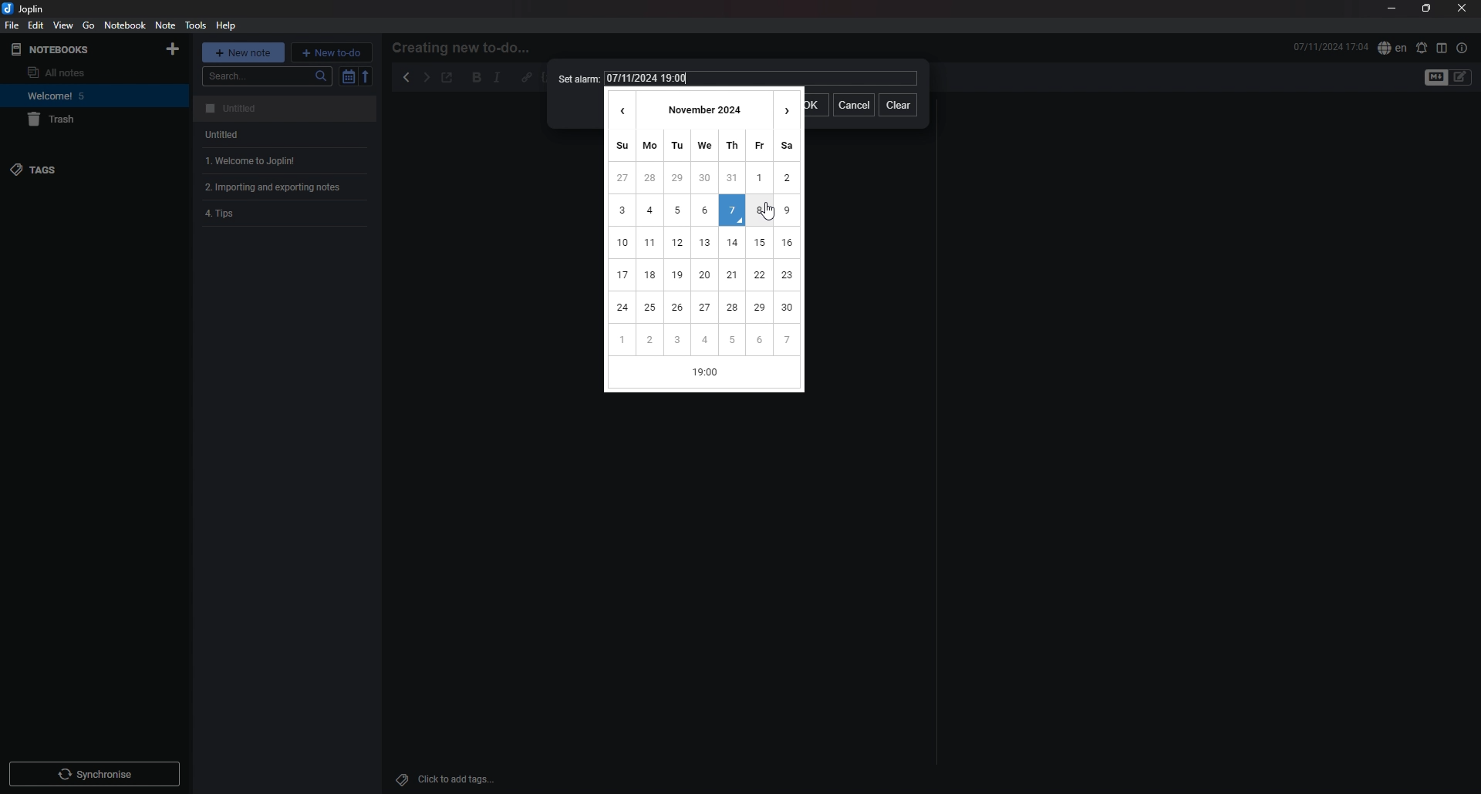  Describe the element at coordinates (366, 76) in the screenshot. I see `reverse sort order` at that location.